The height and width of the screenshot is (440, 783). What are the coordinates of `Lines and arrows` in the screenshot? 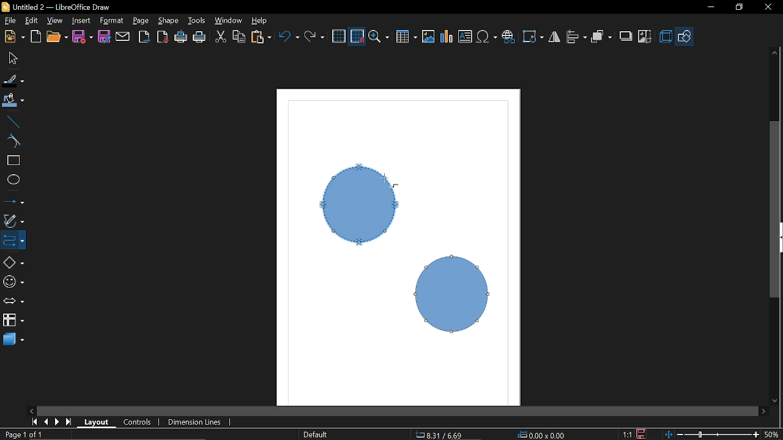 It's located at (13, 202).